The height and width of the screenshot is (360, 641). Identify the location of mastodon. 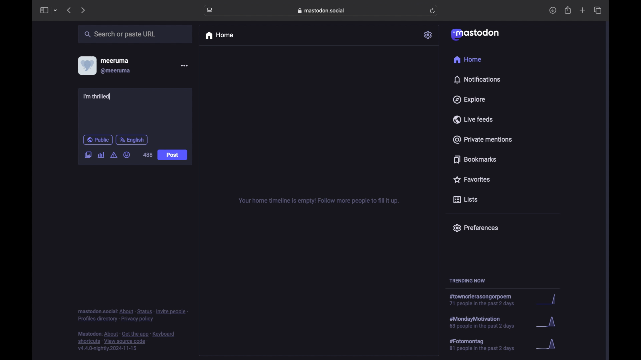
(475, 35).